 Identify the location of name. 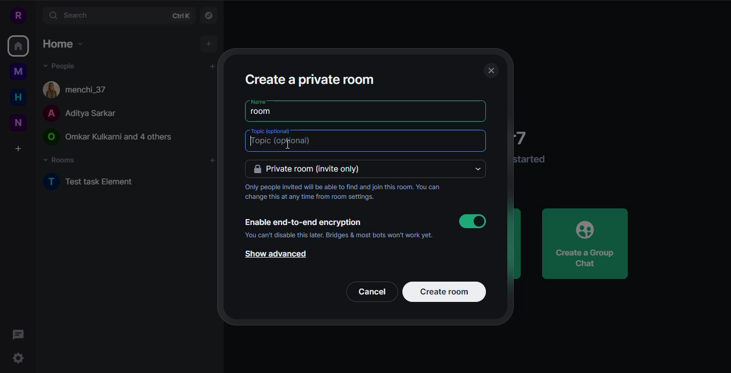
(258, 101).